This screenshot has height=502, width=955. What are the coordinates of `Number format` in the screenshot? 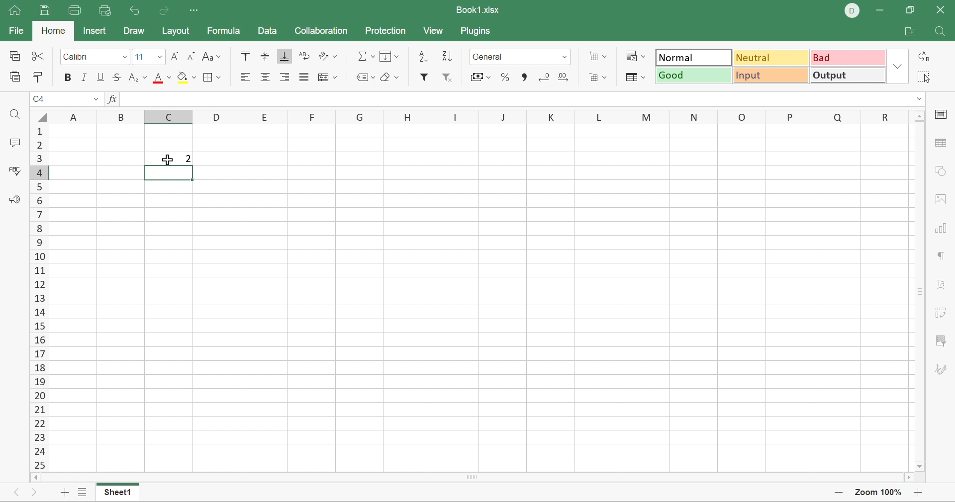 It's located at (491, 56).